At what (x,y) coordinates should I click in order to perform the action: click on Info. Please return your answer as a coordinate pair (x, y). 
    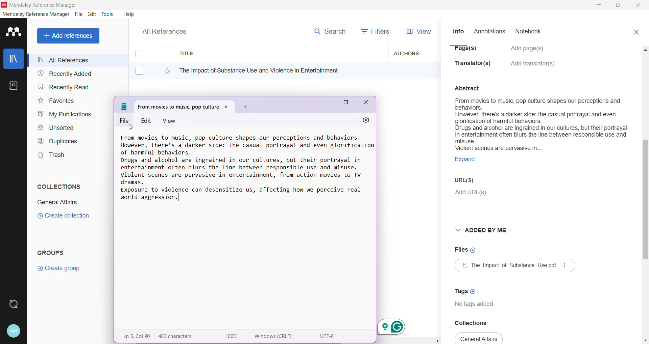
    Looking at the image, I should click on (458, 31).